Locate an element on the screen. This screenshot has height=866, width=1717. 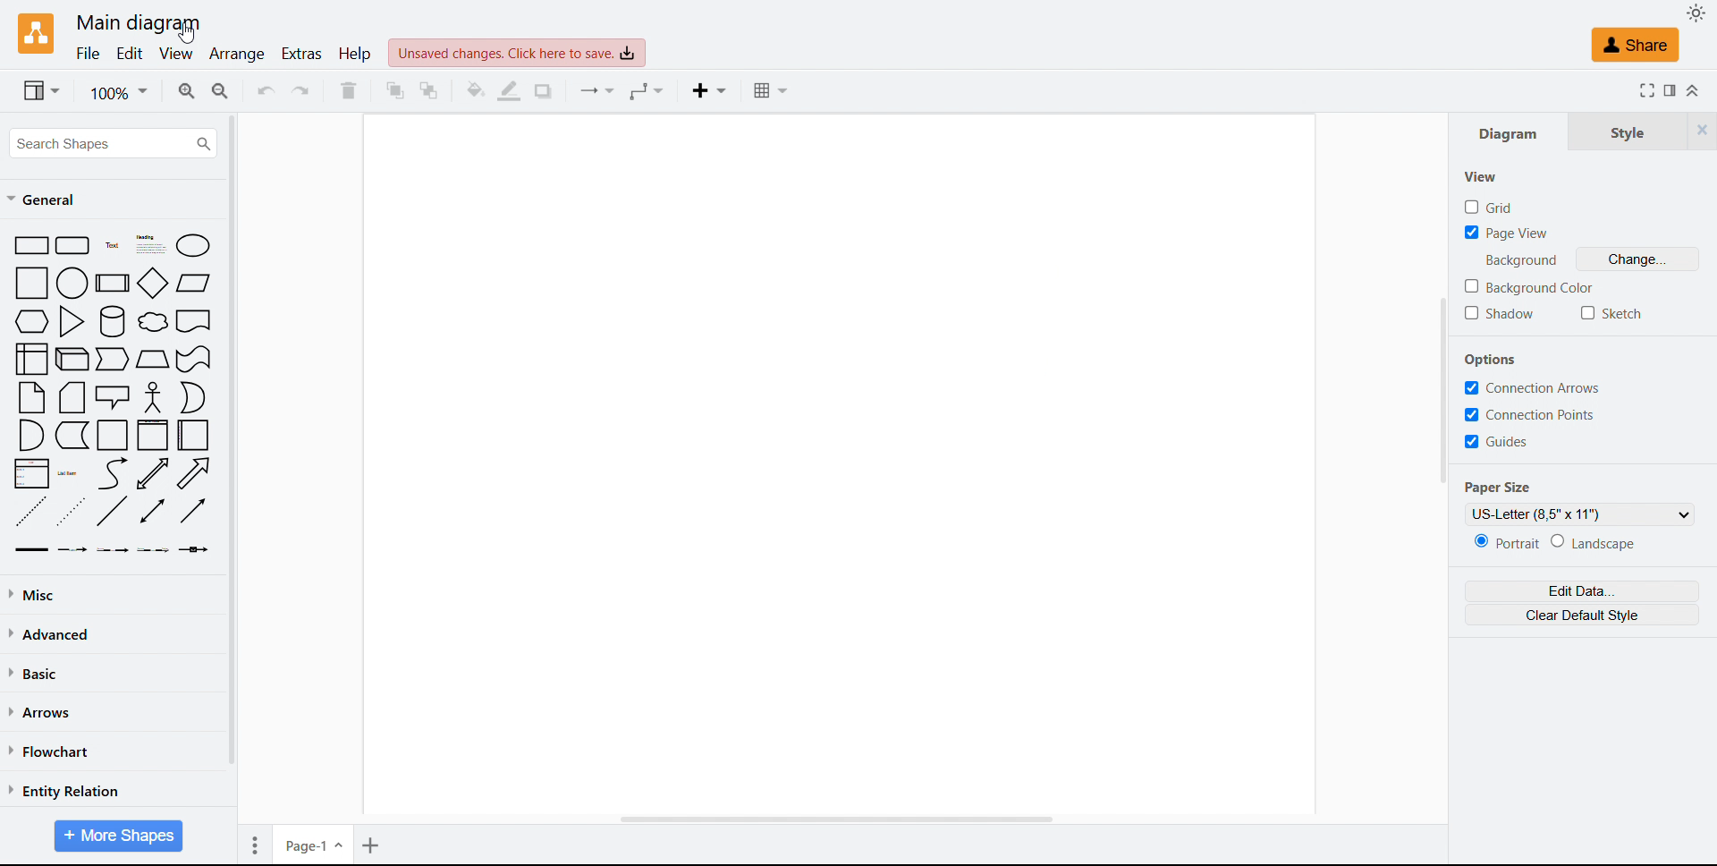
view  is located at coordinates (174, 55).